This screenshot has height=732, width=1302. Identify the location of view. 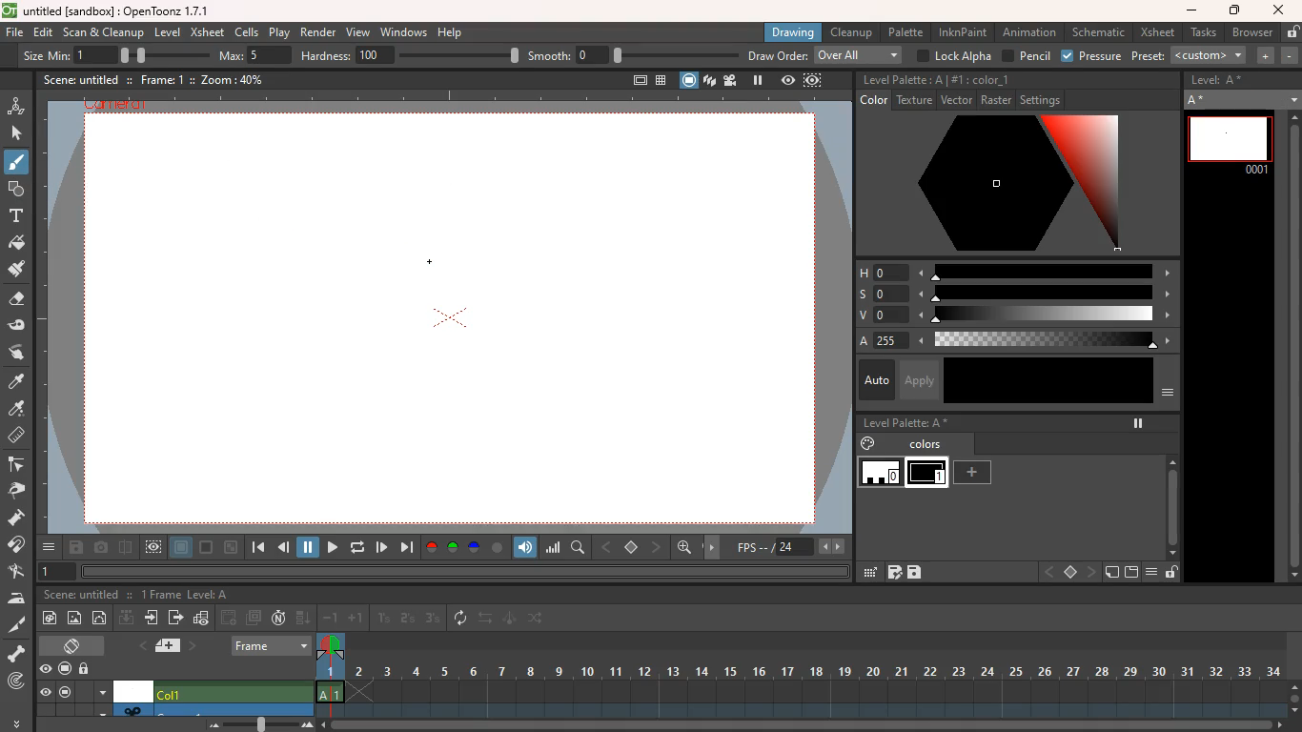
(786, 81).